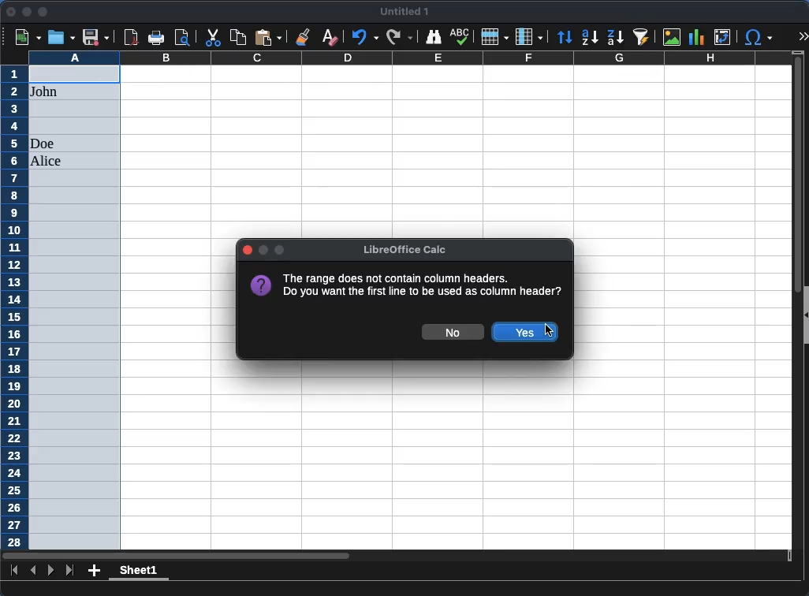  What do you see at coordinates (50, 570) in the screenshot?
I see `next sheet` at bounding box center [50, 570].